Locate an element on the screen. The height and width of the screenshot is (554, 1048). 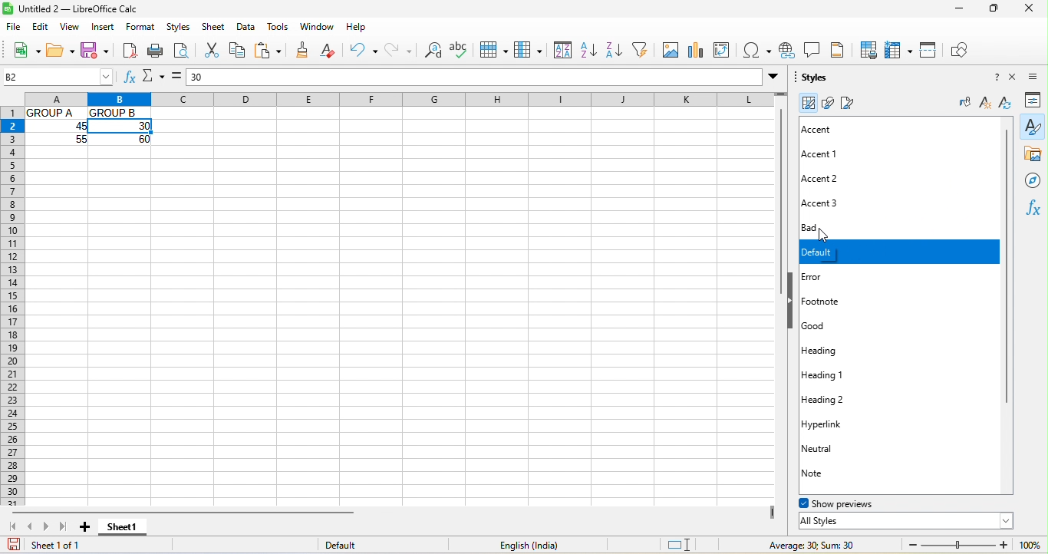
image is located at coordinates (671, 50).